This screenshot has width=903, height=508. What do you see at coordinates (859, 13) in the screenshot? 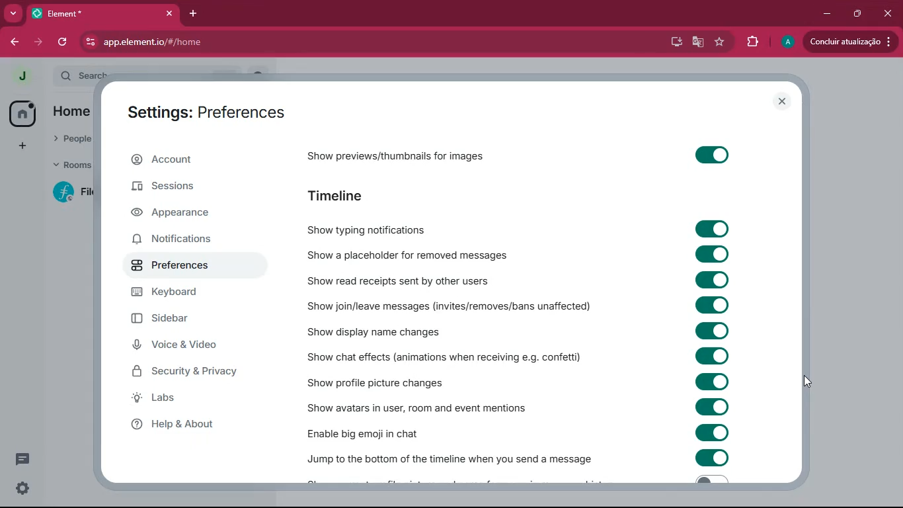
I see `restore down ` at bounding box center [859, 13].